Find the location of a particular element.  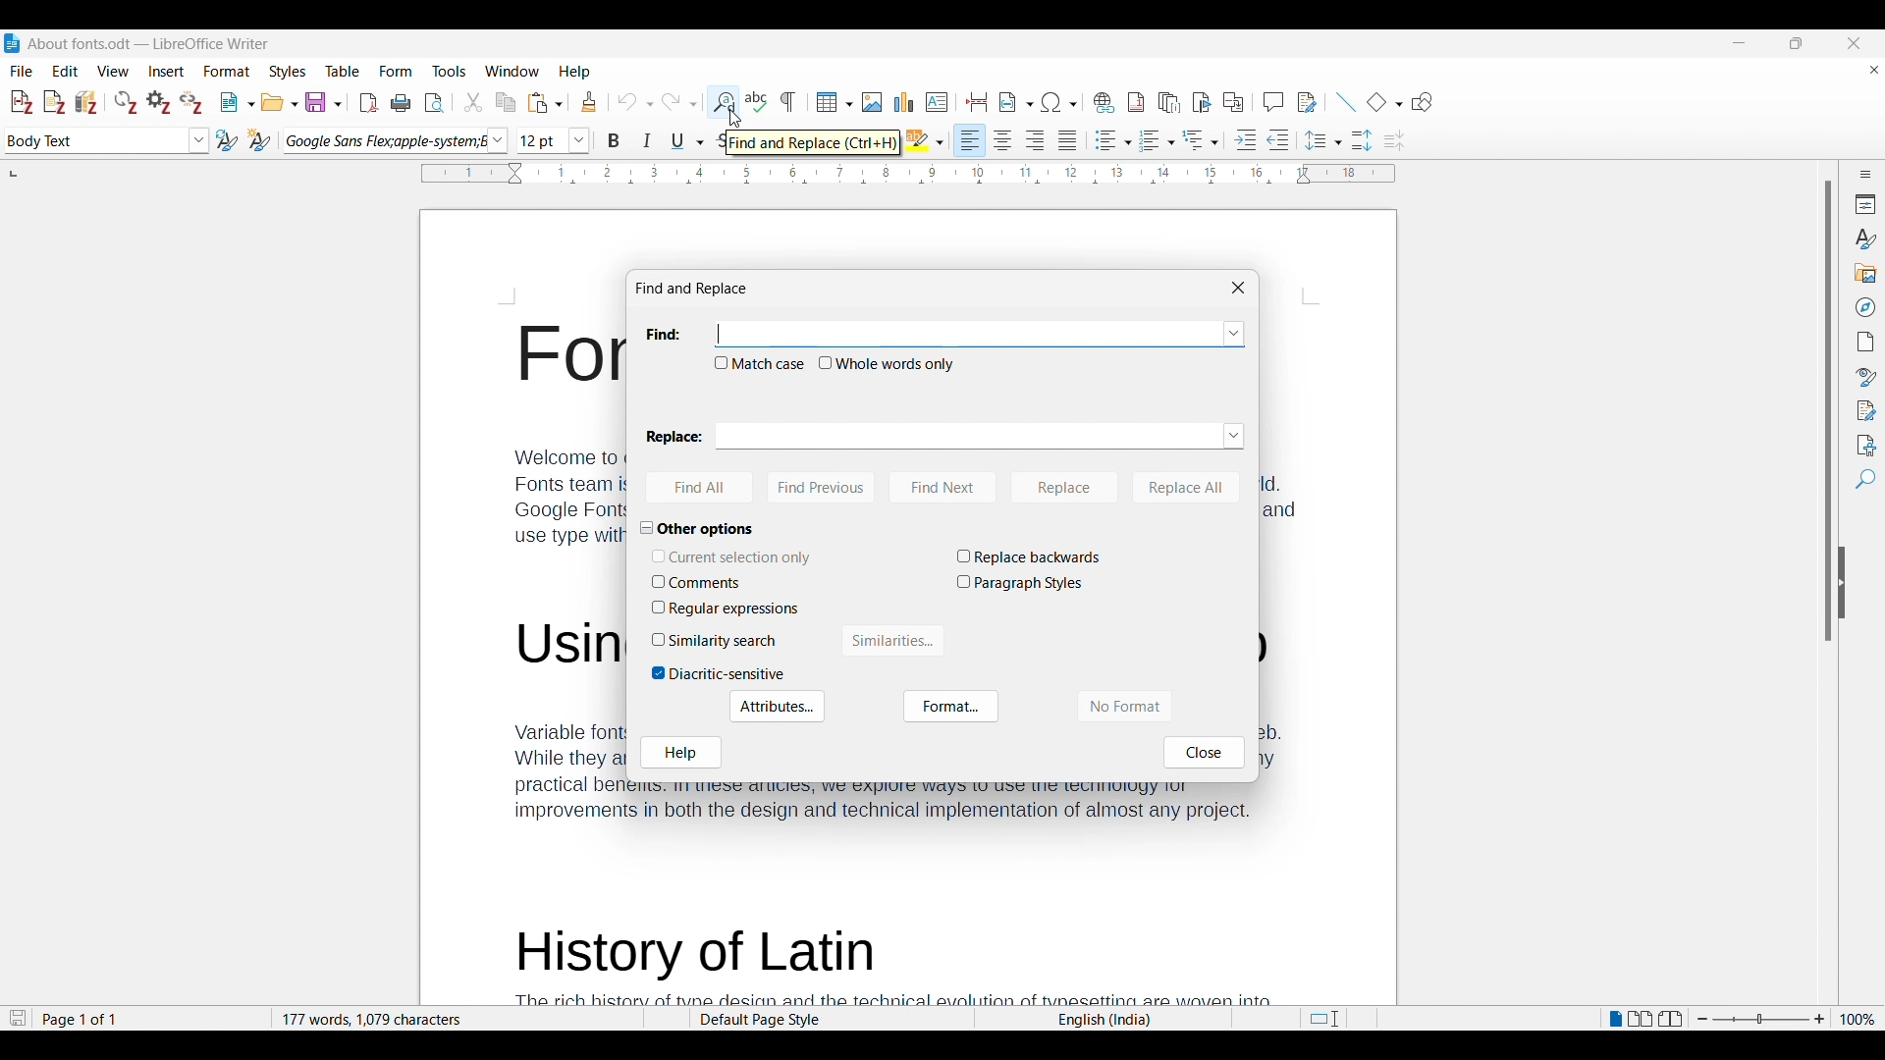

Replace is located at coordinates (1066, 488).